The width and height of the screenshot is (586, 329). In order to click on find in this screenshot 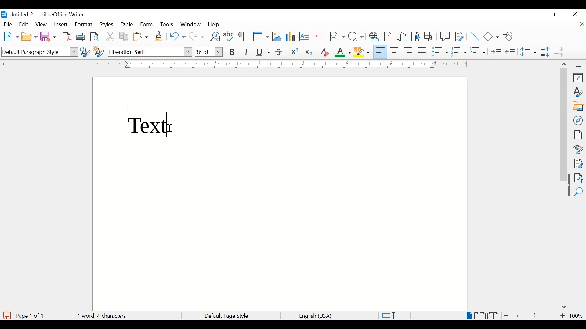, I will do `click(578, 192)`.